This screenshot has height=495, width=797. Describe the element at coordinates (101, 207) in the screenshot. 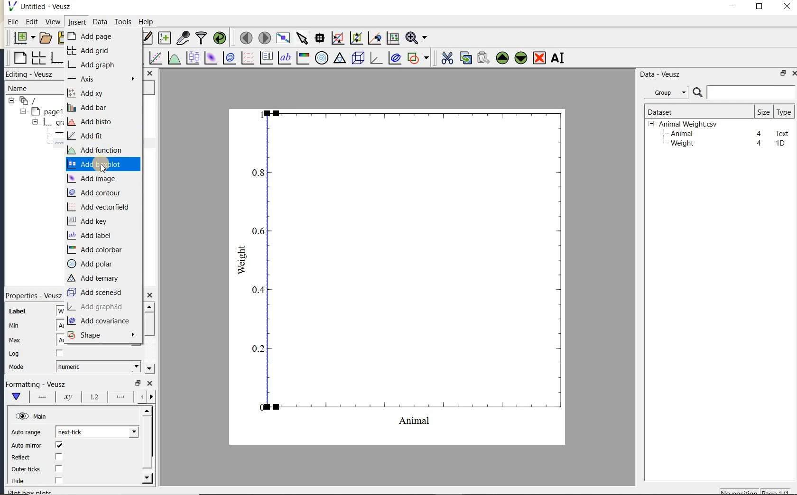

I see `add vectorfield` at that location.